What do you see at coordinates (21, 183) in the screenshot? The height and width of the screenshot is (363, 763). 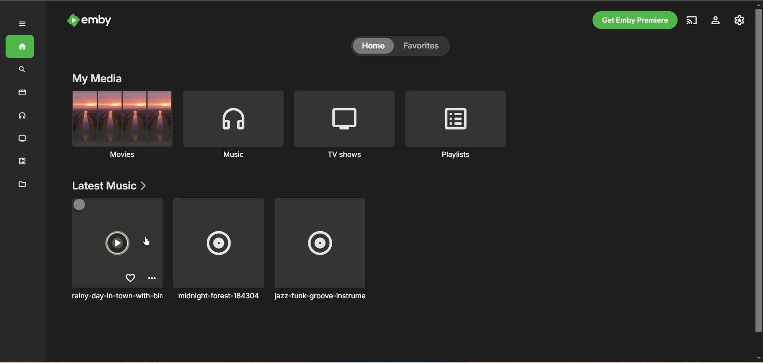 I see `metadata manager` at bounding box center [21, 183].